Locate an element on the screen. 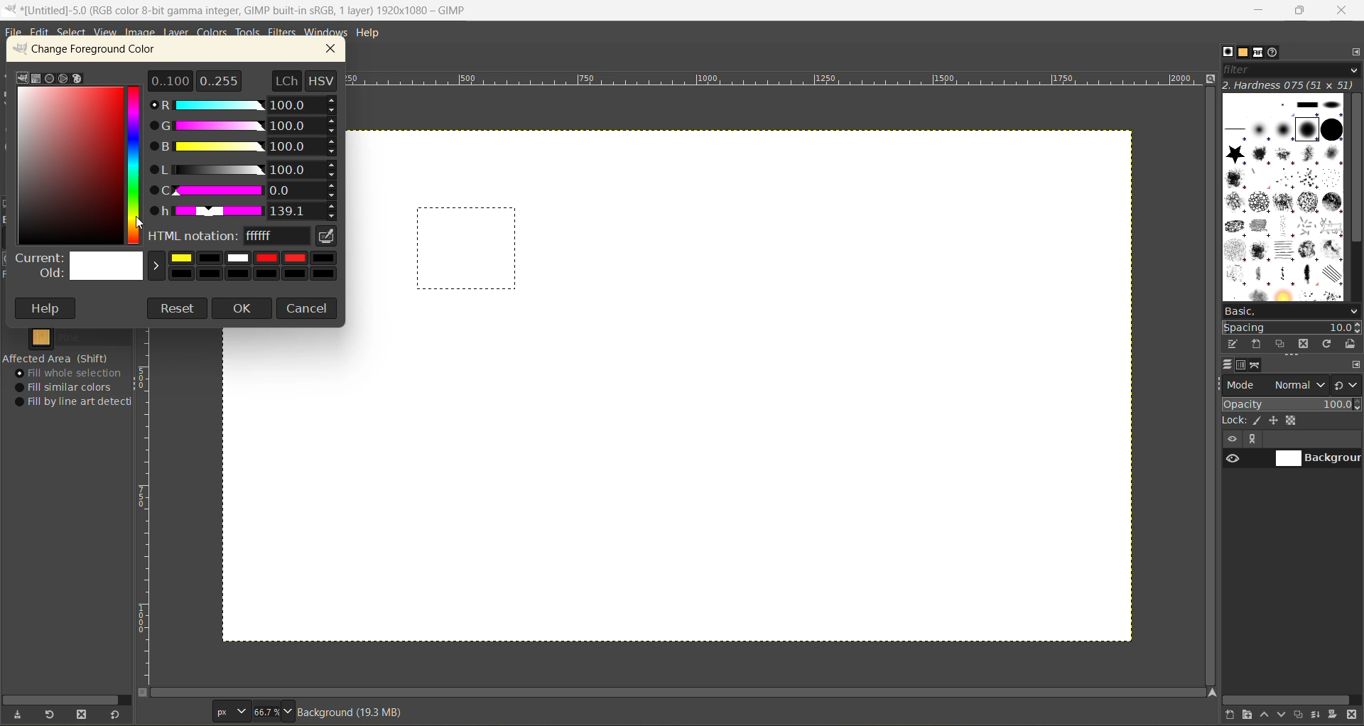  LCH is located at coordinates (285, 80).